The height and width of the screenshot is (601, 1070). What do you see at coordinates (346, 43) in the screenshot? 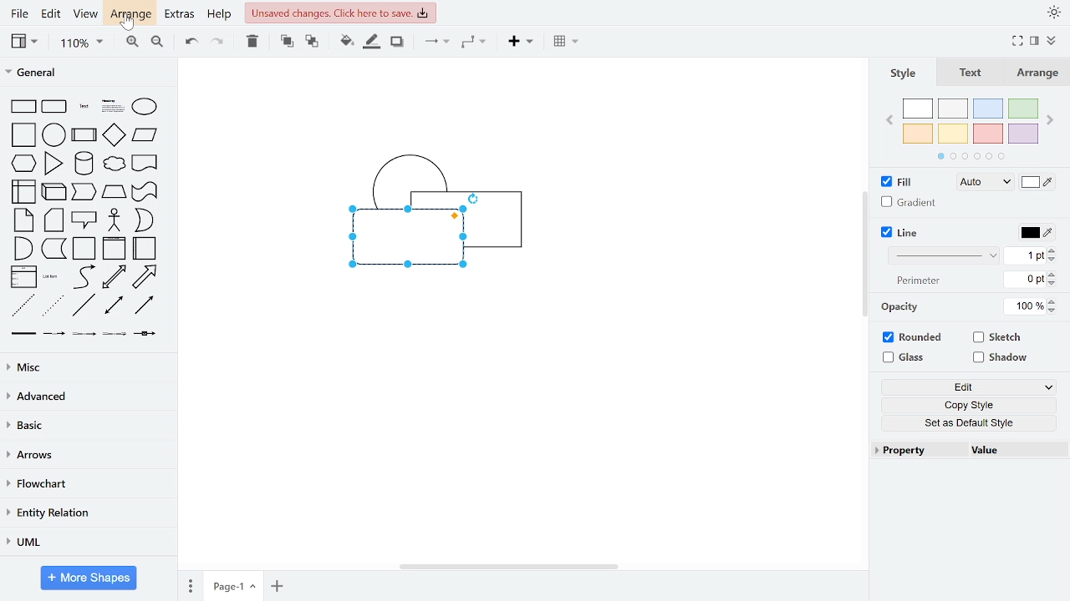
I see `fill color` at bounding box center [346, 43].